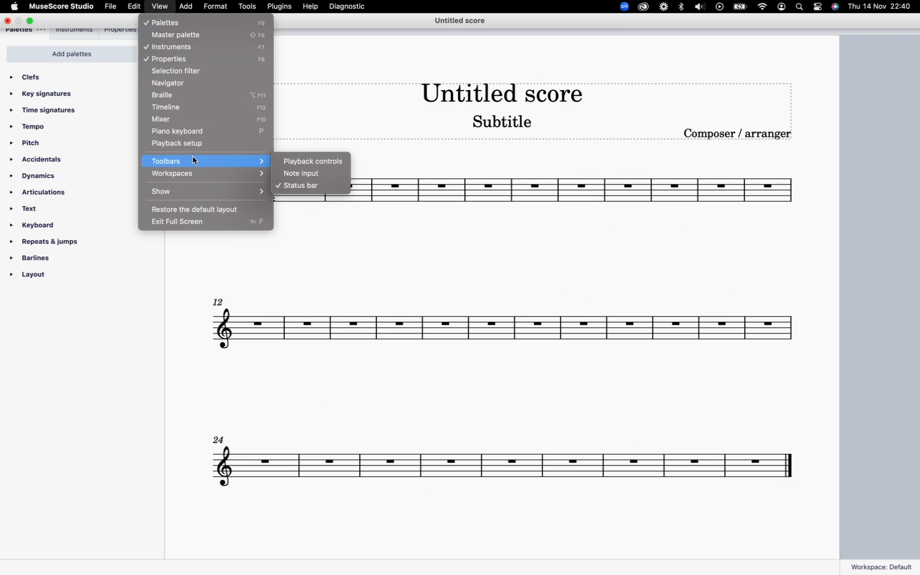  I want to click on file, so click(110, 7).